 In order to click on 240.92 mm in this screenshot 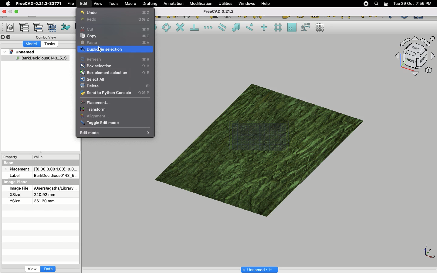, I will do `click(45, 195)`.